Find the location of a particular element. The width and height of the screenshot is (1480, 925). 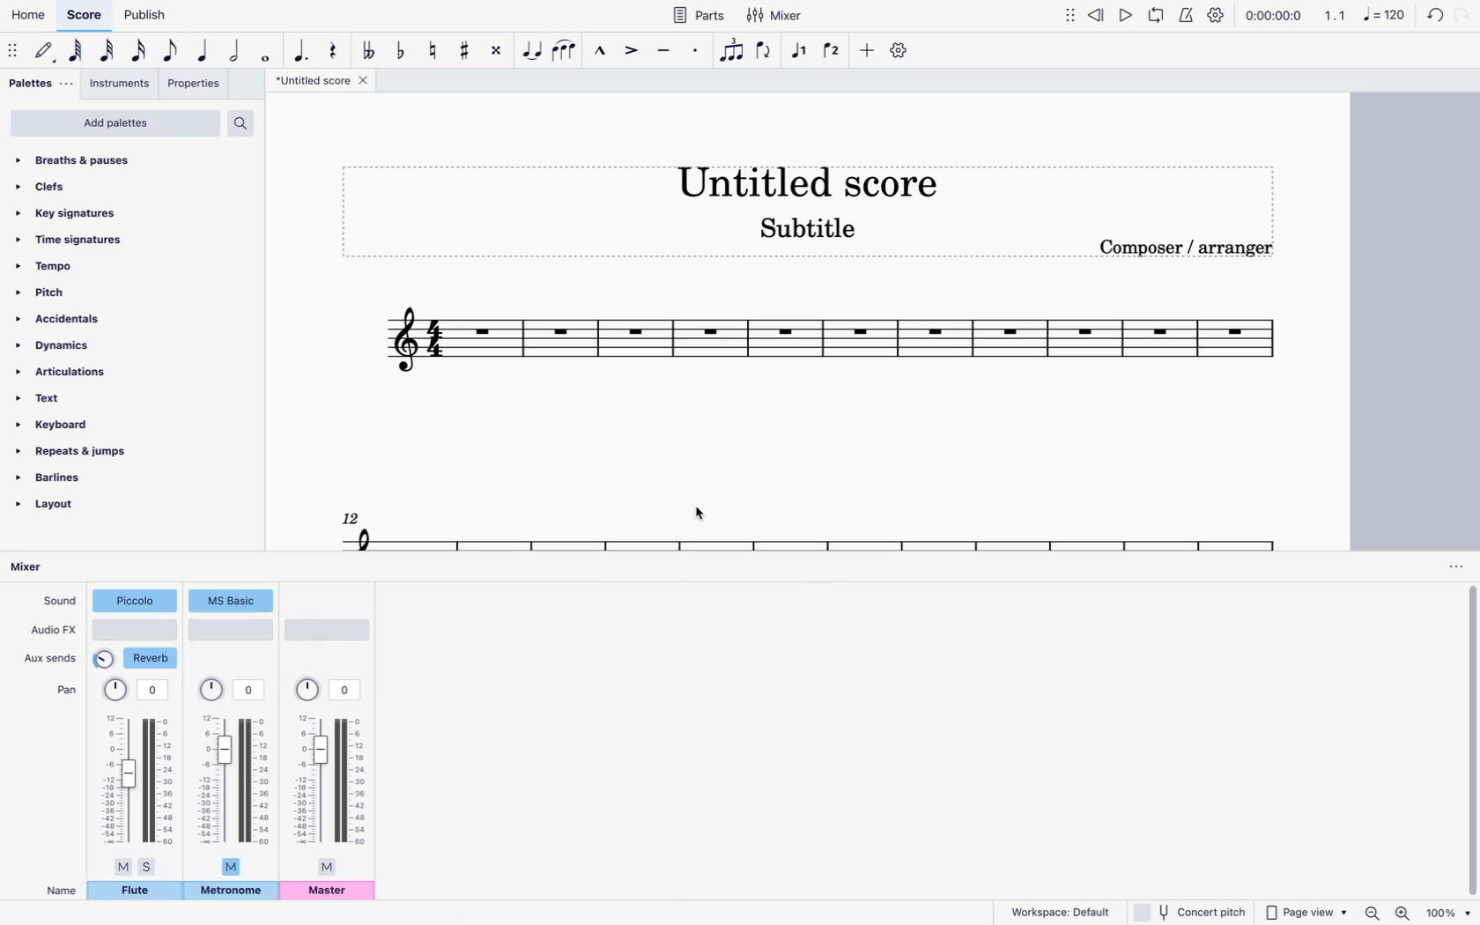

instruments is located at coordinates (121, 85).